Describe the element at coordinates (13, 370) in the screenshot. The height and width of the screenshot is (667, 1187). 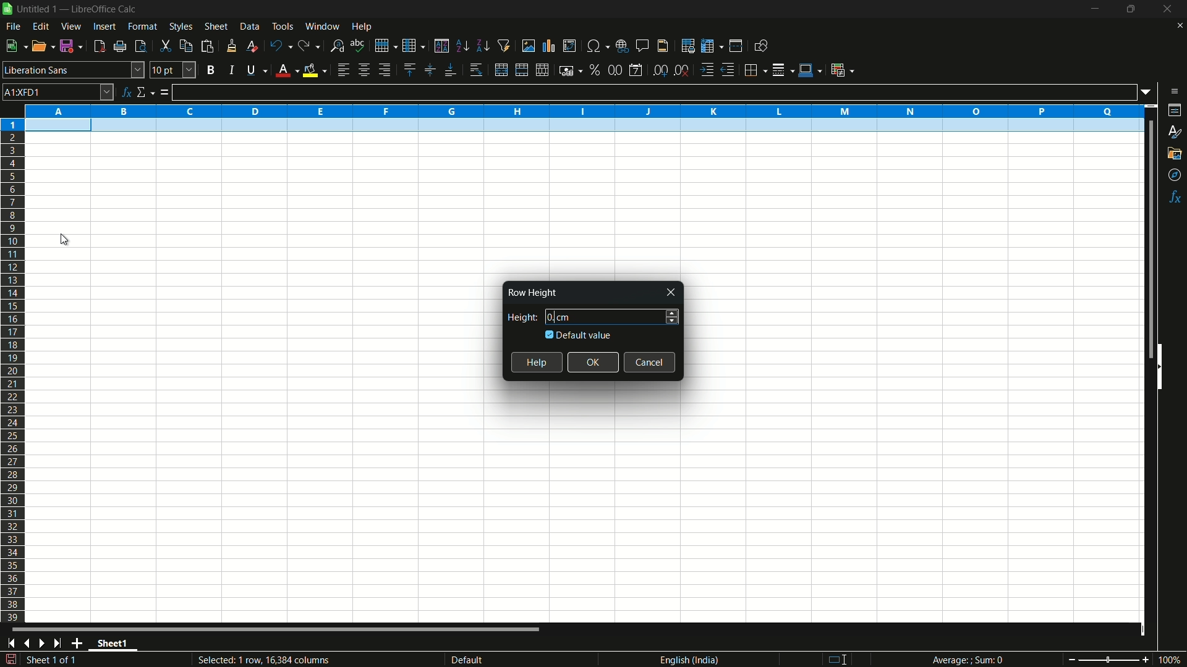
I see `rows` at that location.